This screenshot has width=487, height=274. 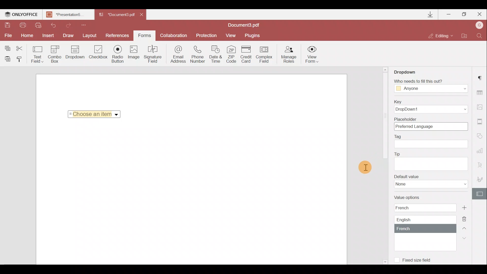 What do you see at coordinates (480, 35) in the screenshot?
I see `Find` at bounding box center [480, 35].